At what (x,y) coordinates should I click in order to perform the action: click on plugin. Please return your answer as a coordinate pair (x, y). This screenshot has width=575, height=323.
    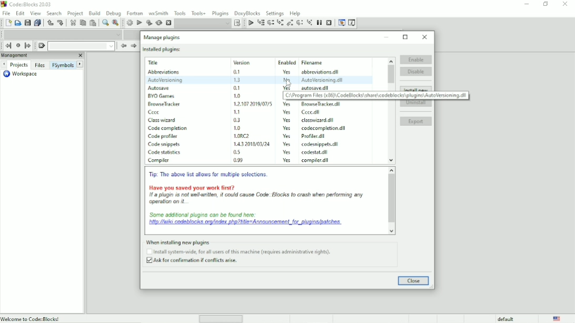
    Looking at the image, I should click on (161, 95).